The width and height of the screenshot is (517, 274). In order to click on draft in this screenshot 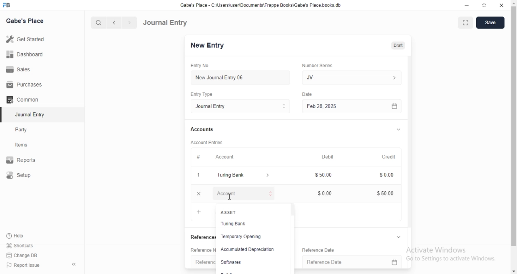, I will do `click(399, 46)`.